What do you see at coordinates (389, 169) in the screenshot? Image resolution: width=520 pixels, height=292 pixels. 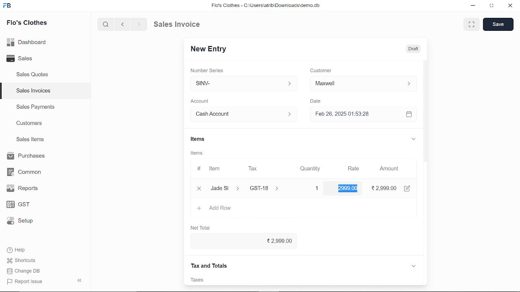 I see `Amount` at bounding box center [389, 169].